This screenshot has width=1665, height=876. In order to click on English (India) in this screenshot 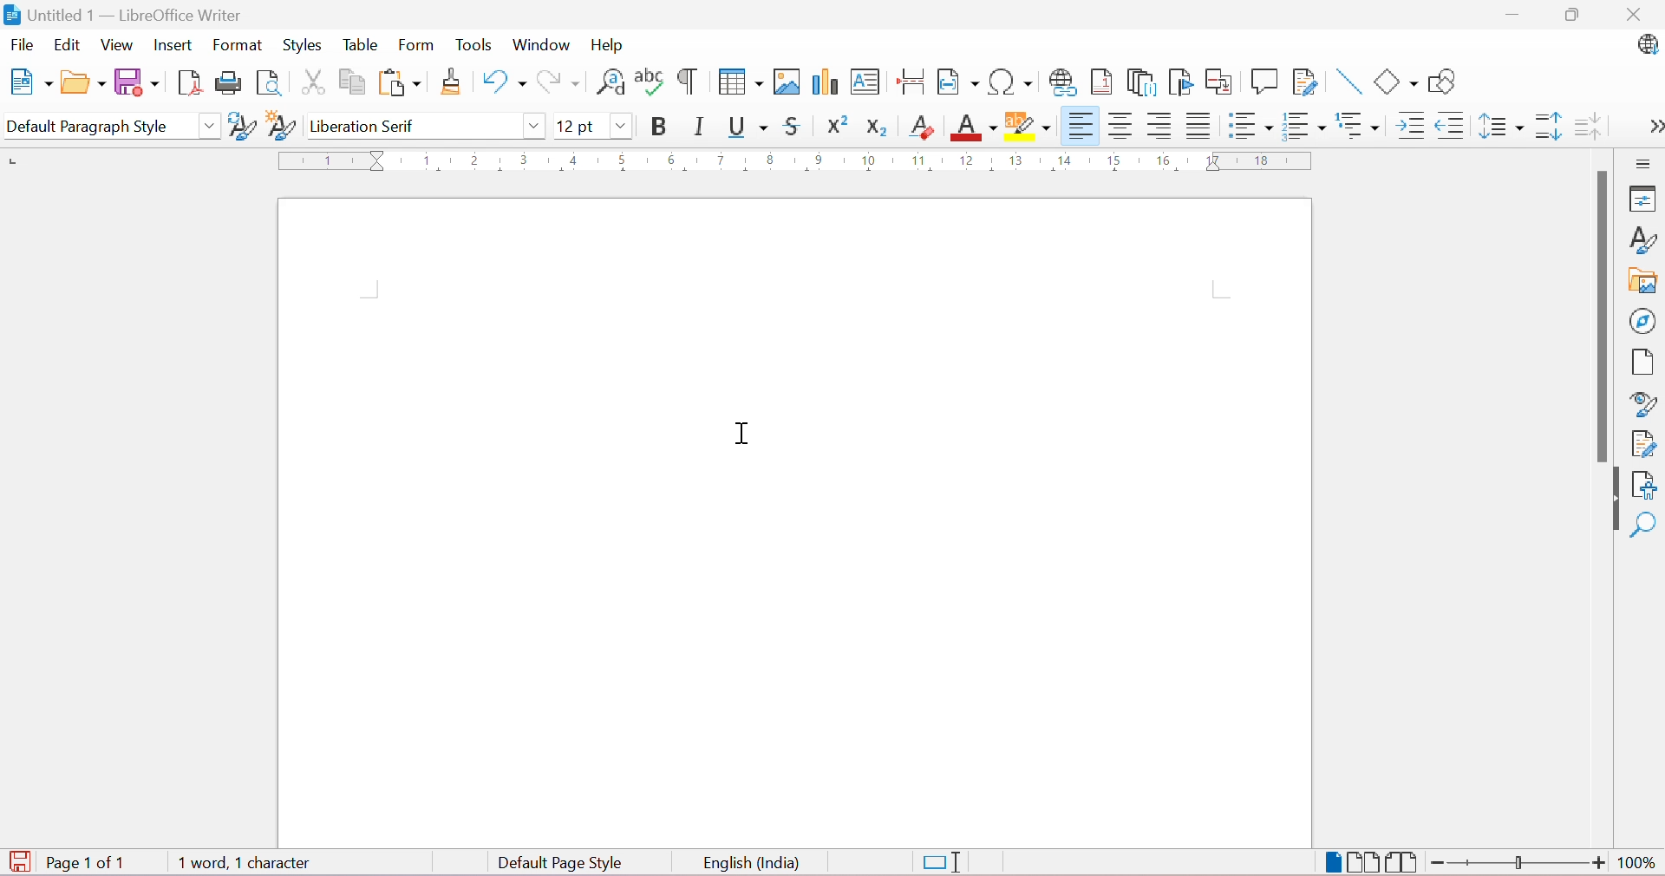, I will do `click(752, 864)`.